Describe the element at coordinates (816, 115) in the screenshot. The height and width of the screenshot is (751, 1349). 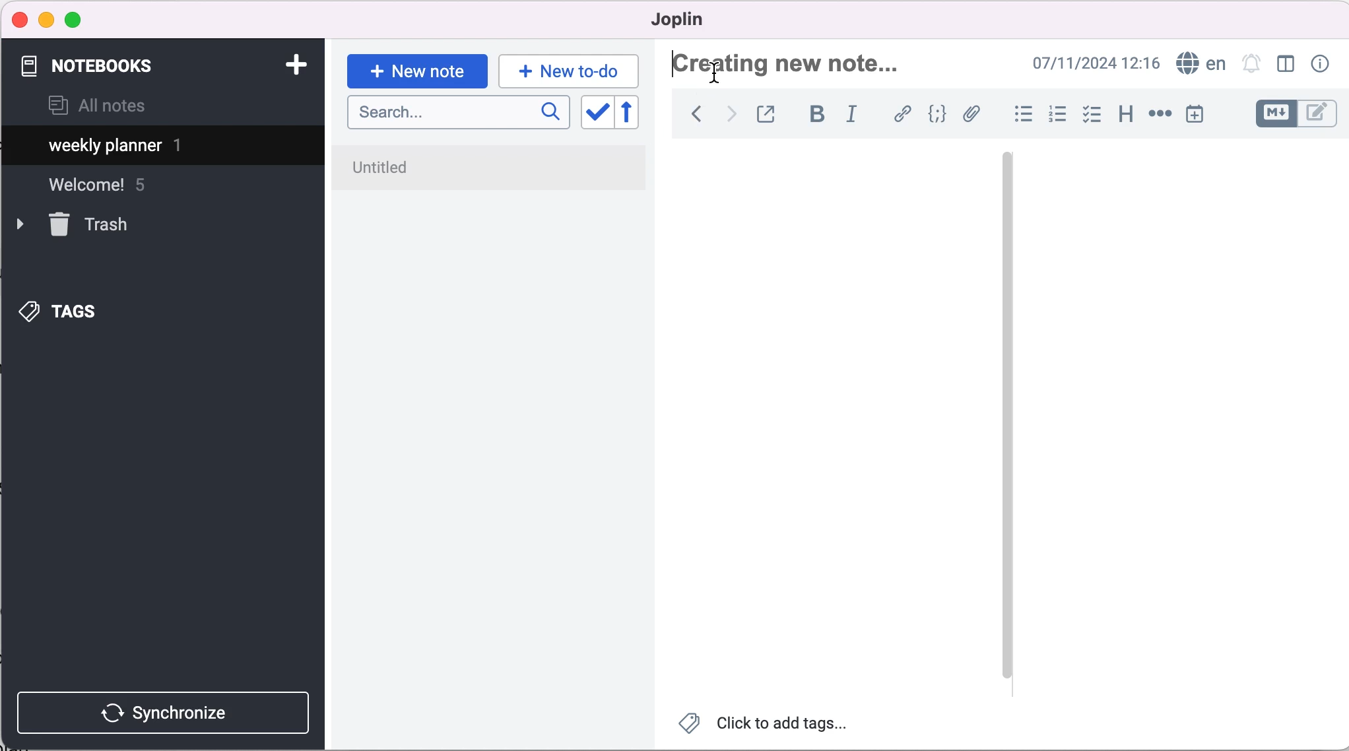
I see `bold` at that location.